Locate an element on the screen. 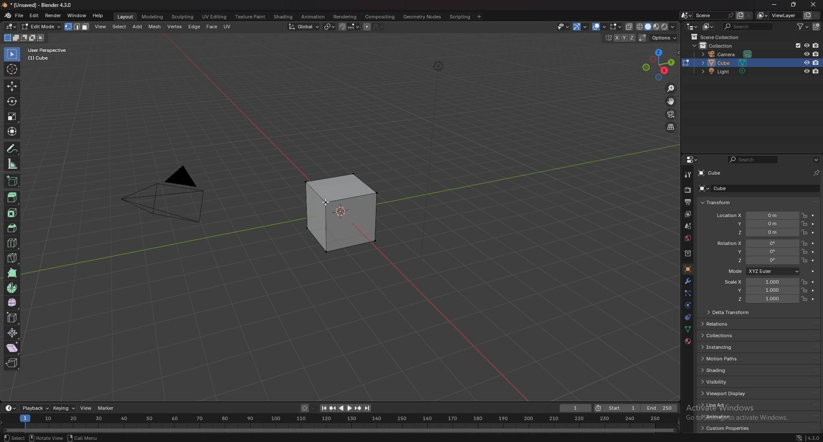 Image resolution: width=823 pixels, height=442 pixels. lock location is located at coordinates (805, 282).